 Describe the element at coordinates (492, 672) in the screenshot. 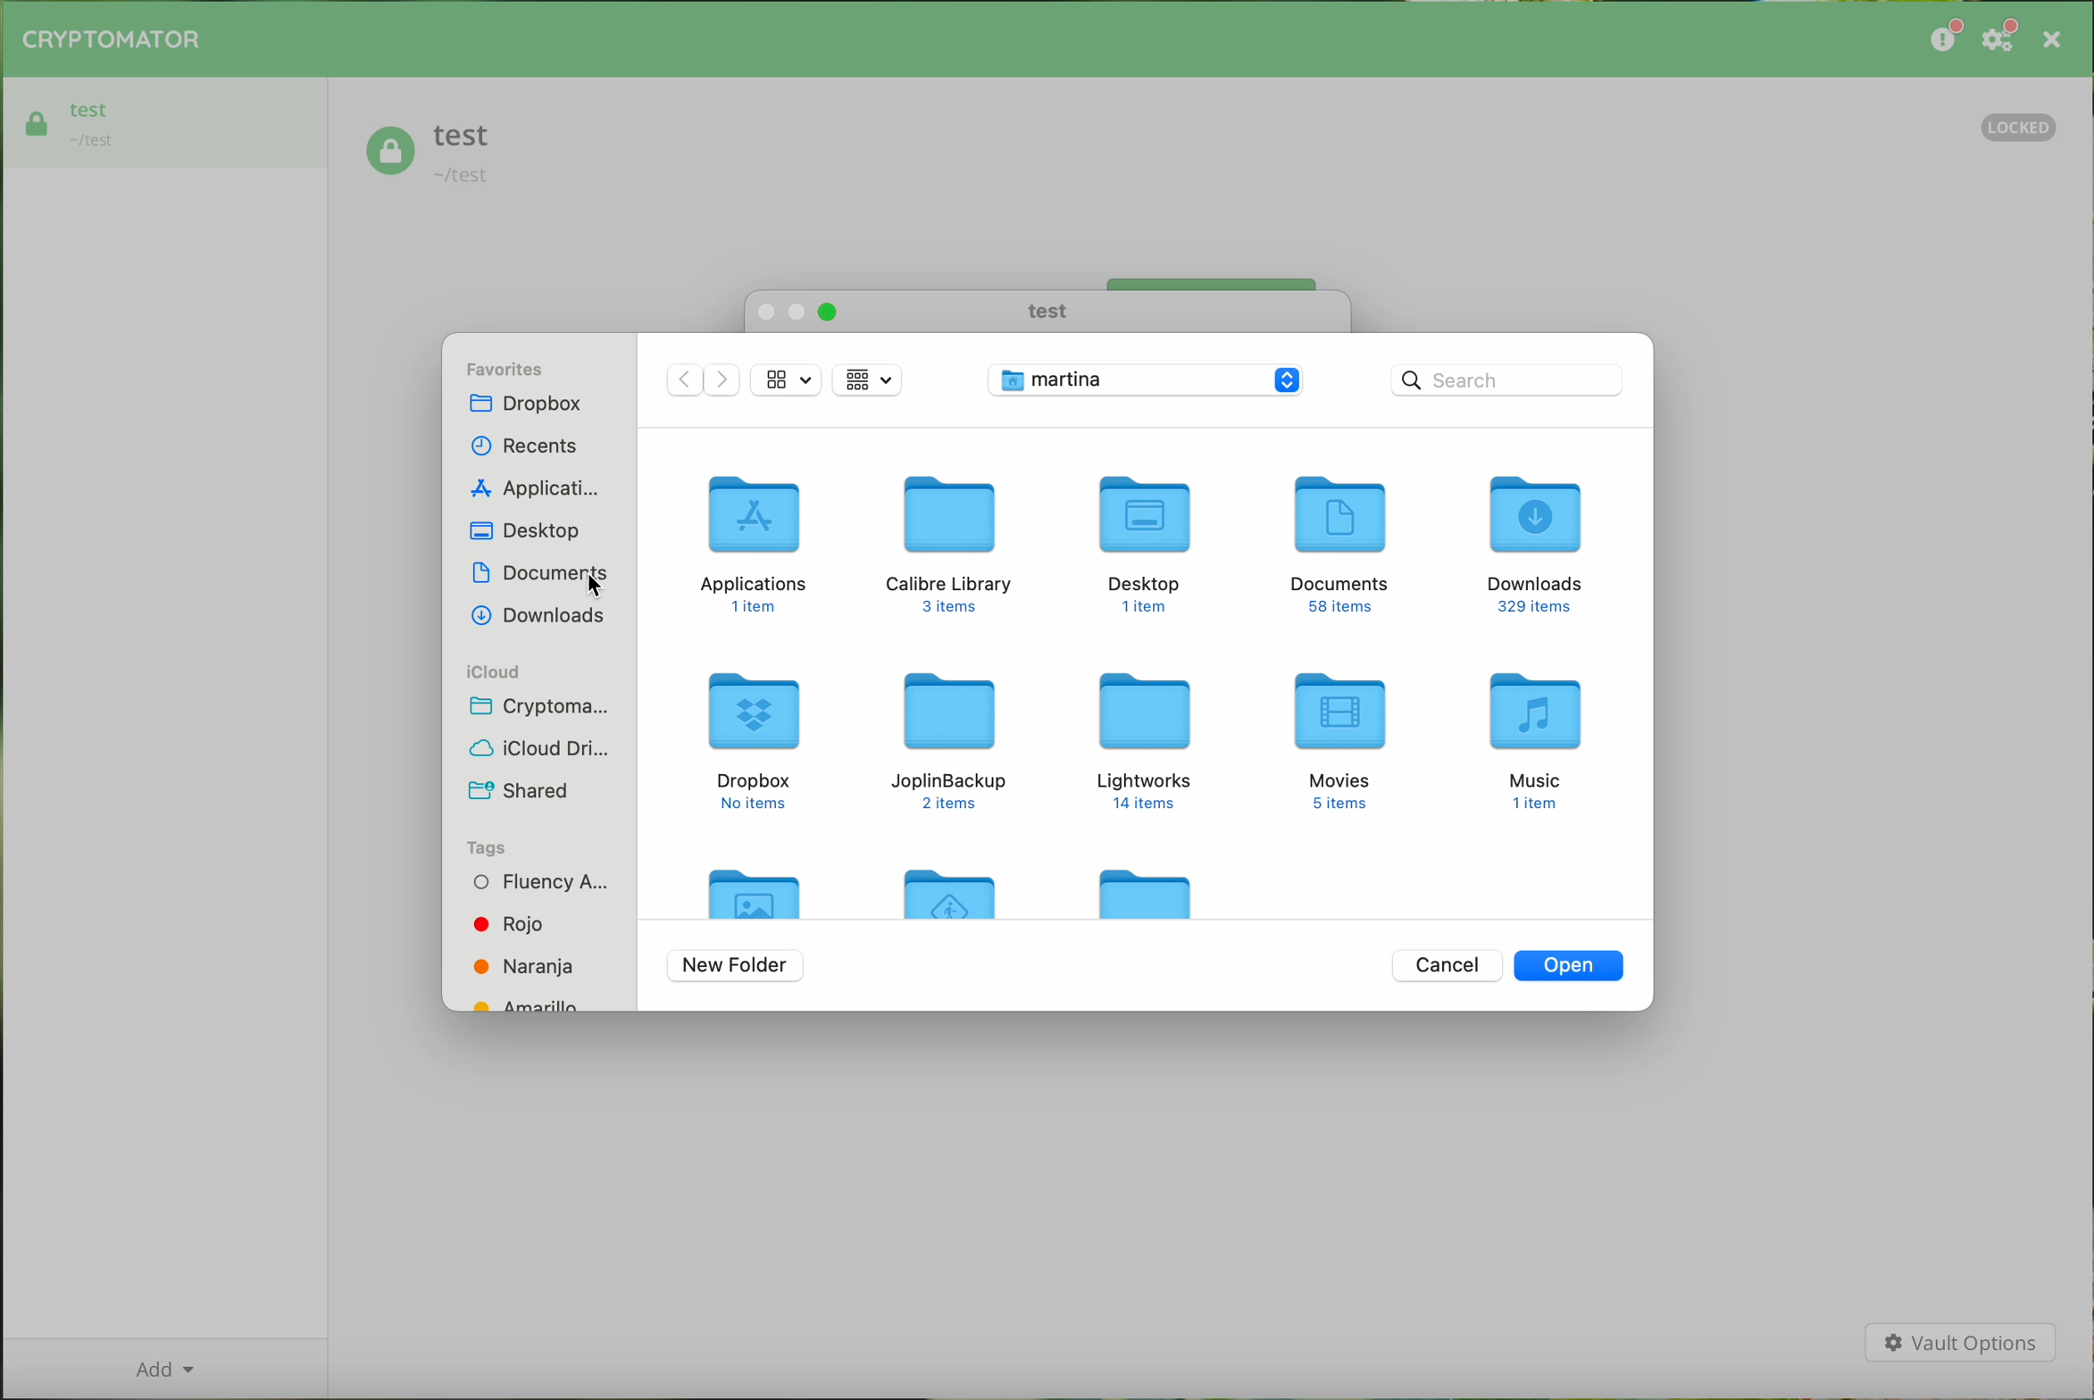

I see `icloud` at that location.